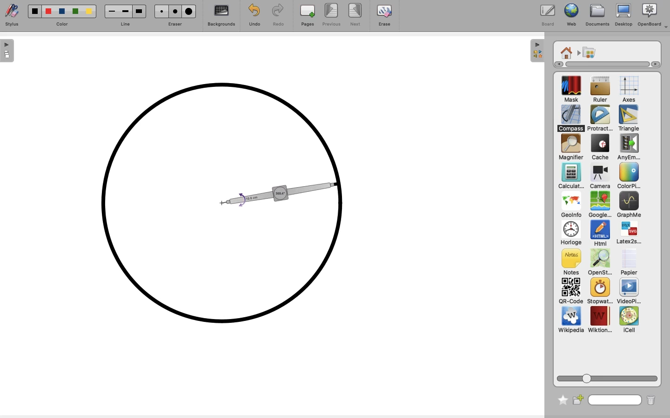 The height and width of the screenshot is (418, 670). What do you see at coordinates (8, 51) in the screenshot?
I see `show sidebar` at bounding box center [8, 51].